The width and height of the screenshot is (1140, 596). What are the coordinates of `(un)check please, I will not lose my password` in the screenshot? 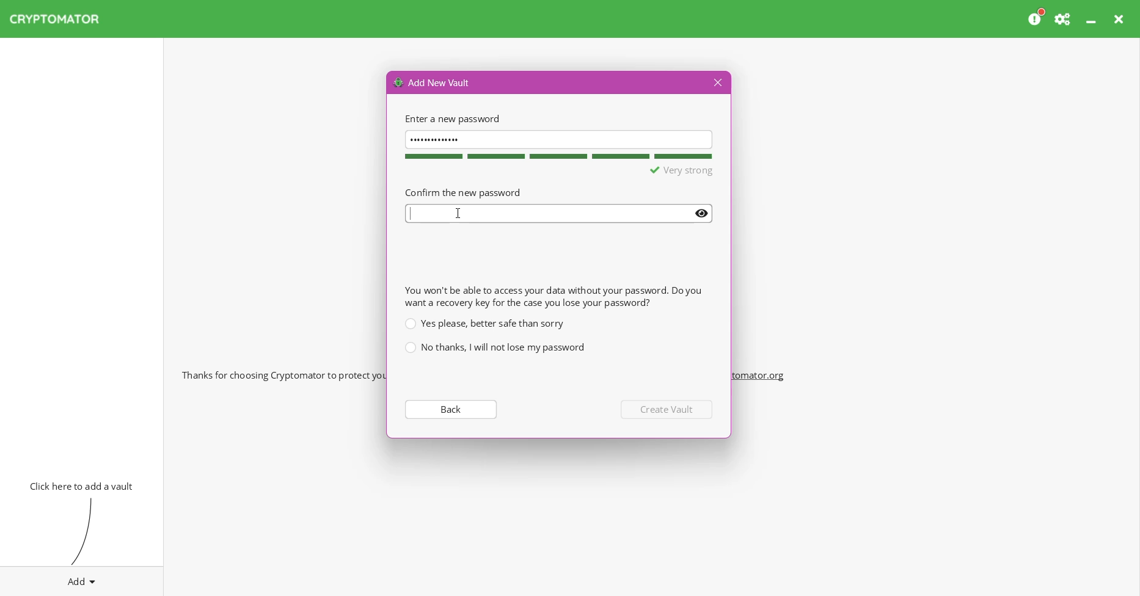 It's located at (494, 347).